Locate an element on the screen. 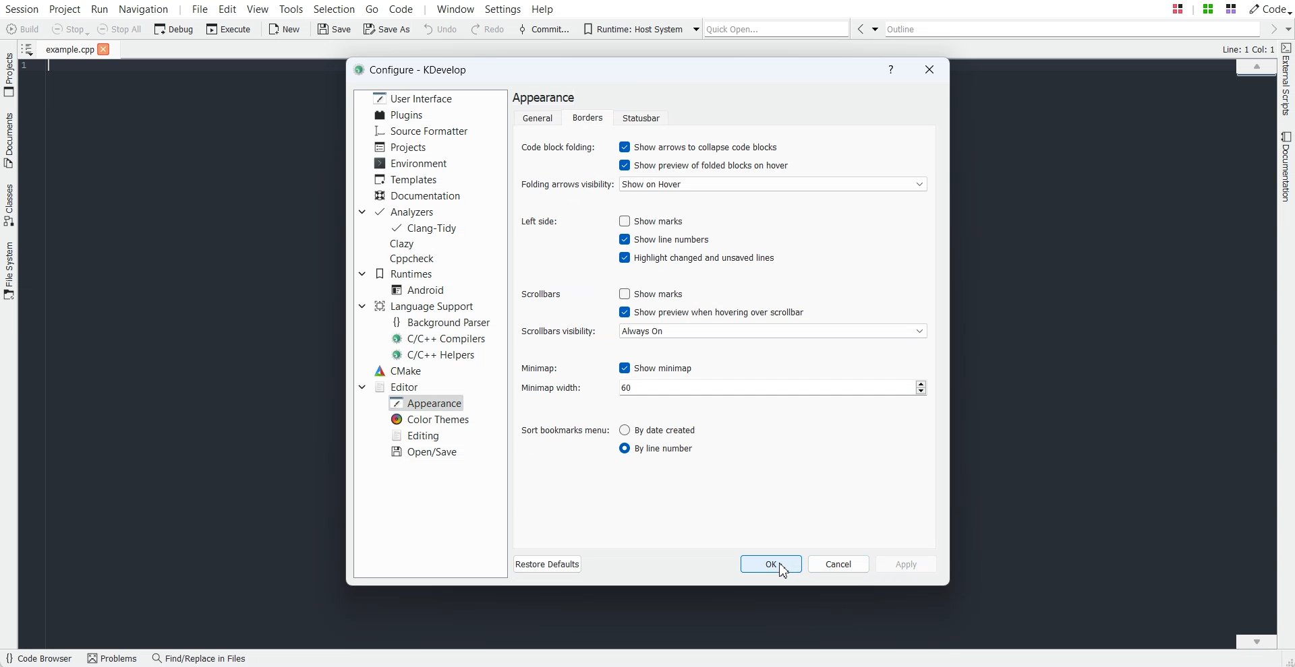 Image resolution: width=1295 pixels, height=667 pixels. Text is located at coordinates (544, 98).